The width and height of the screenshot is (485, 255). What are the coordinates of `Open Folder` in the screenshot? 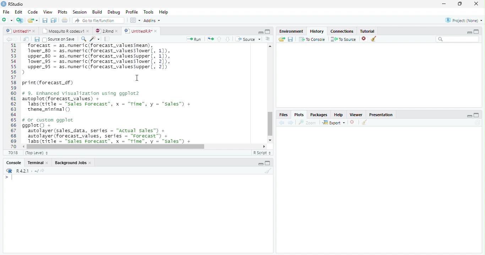 It's located at (33, 20).